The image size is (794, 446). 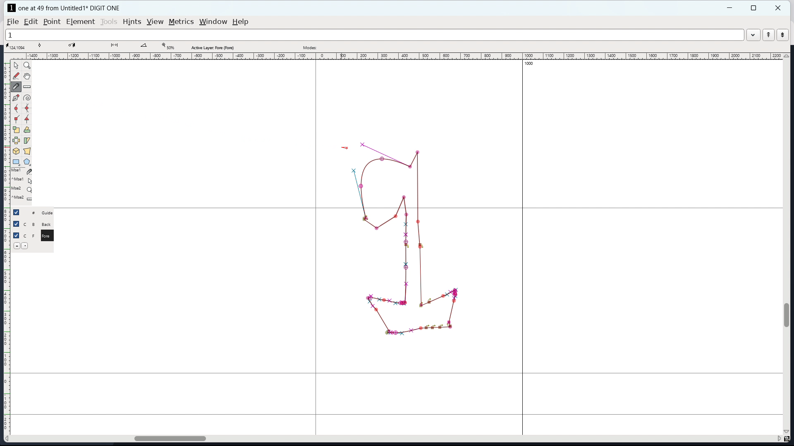 I want to click on view, so click(x=155, y=22).